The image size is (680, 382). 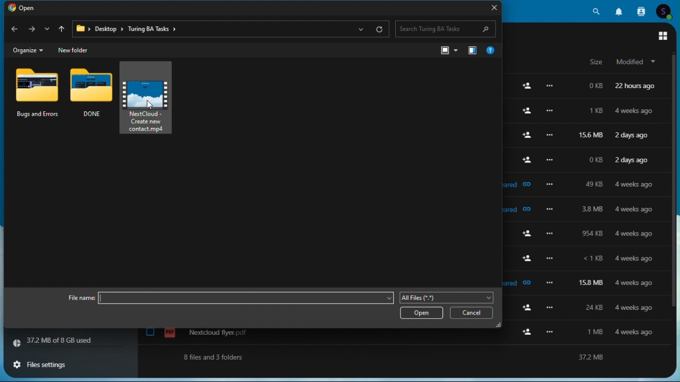 I want to click on add user, so click(x=525, y=135).